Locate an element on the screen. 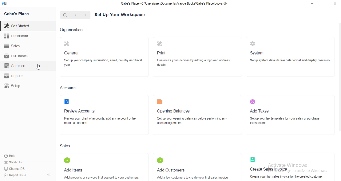  ‘Report Issue is located at coordinates (16, 175).